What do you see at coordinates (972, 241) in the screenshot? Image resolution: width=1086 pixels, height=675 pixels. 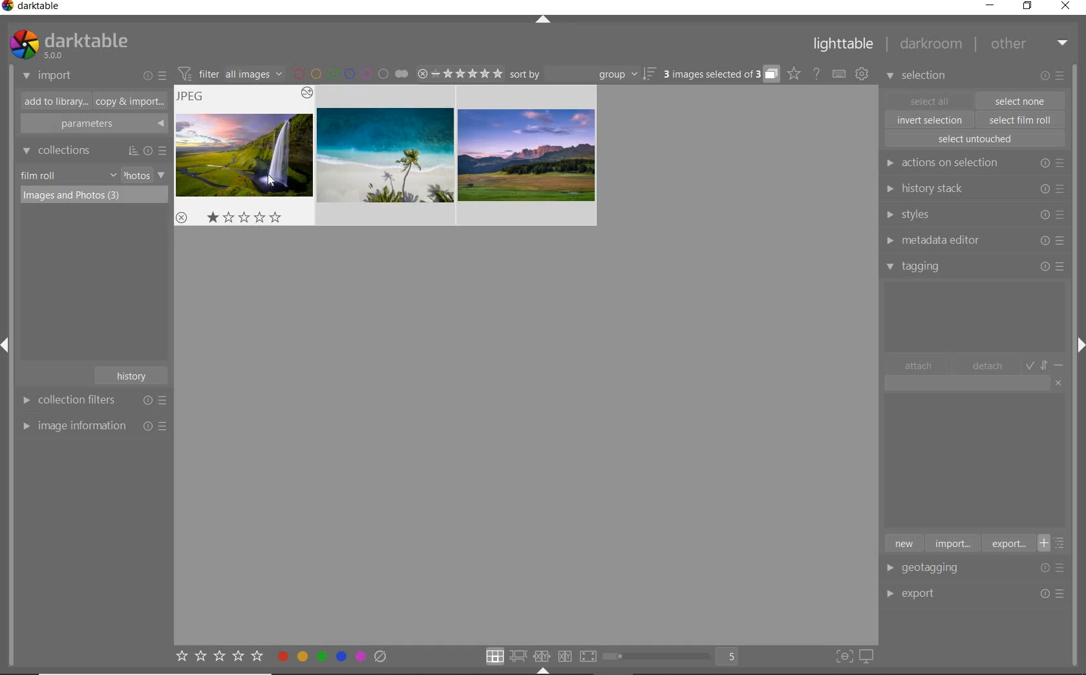 I see `metadata editor` at bounding box center [972, 241].